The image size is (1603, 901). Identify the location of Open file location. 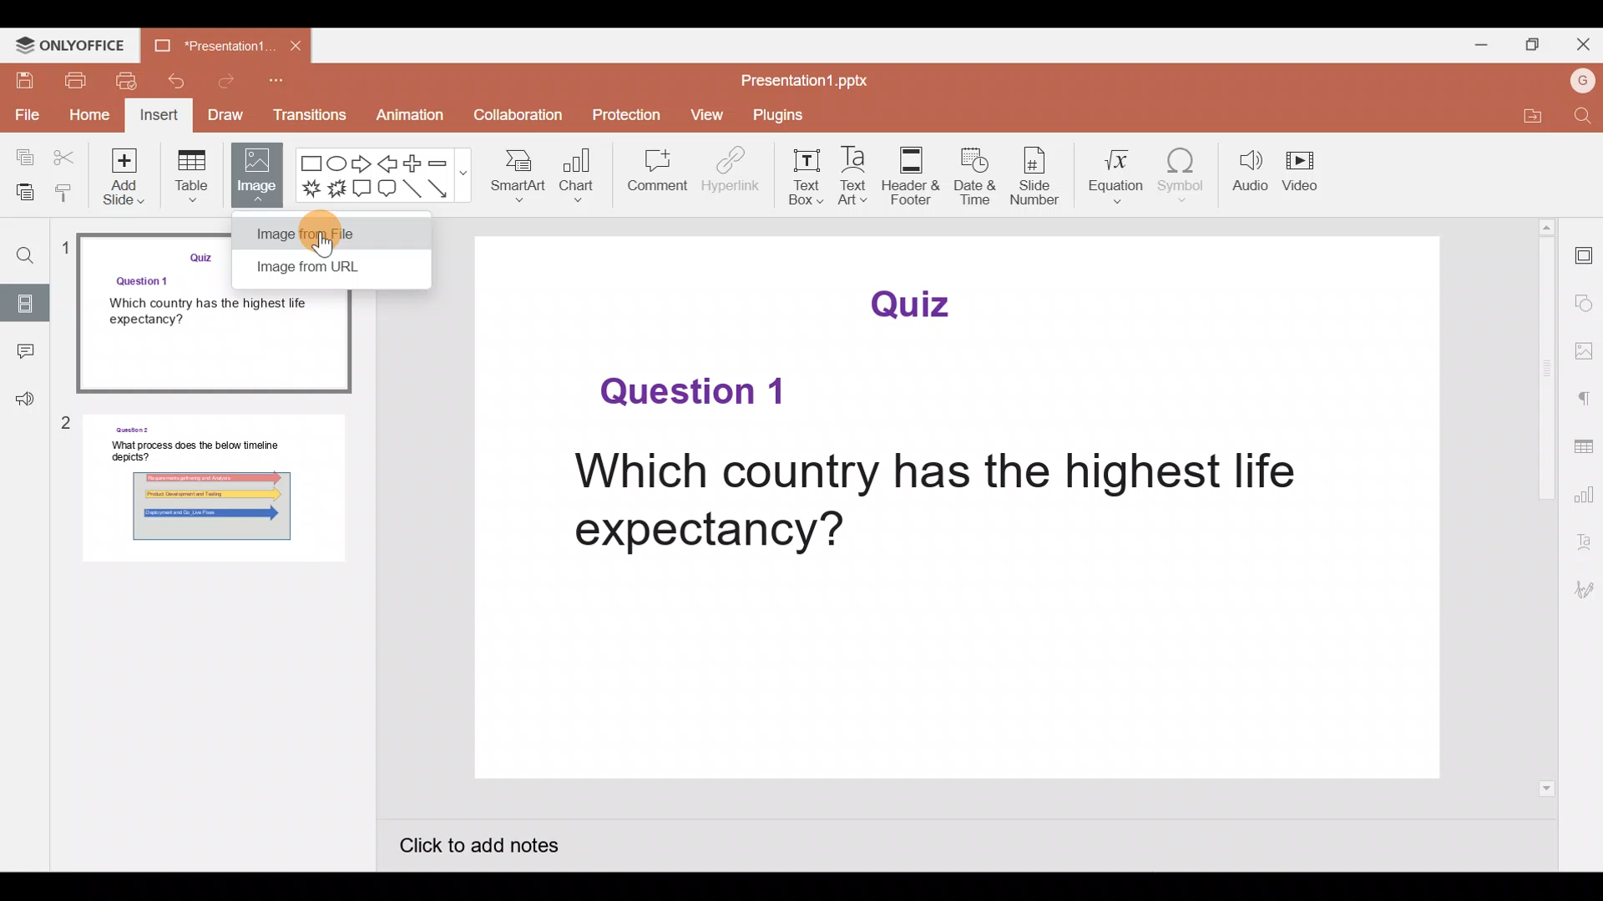
(1530, 119).